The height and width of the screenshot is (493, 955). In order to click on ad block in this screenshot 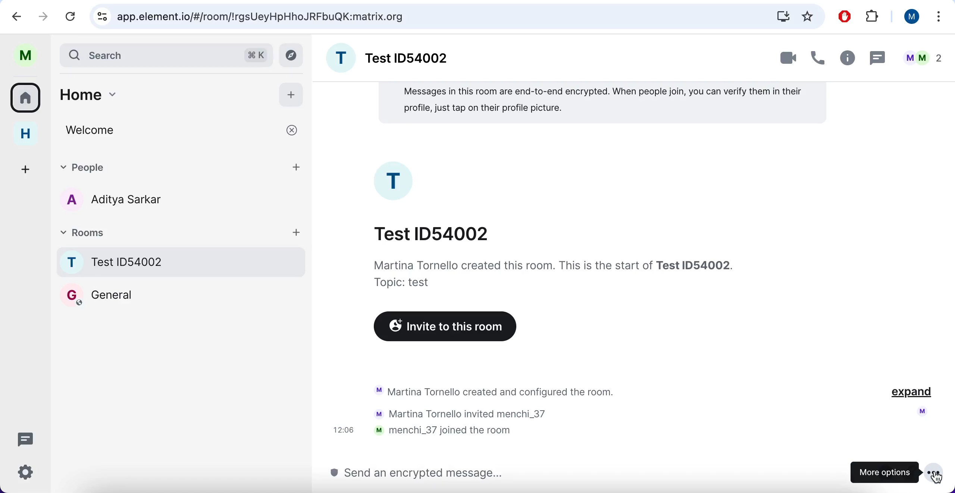, I will do `click(844, 16)`.